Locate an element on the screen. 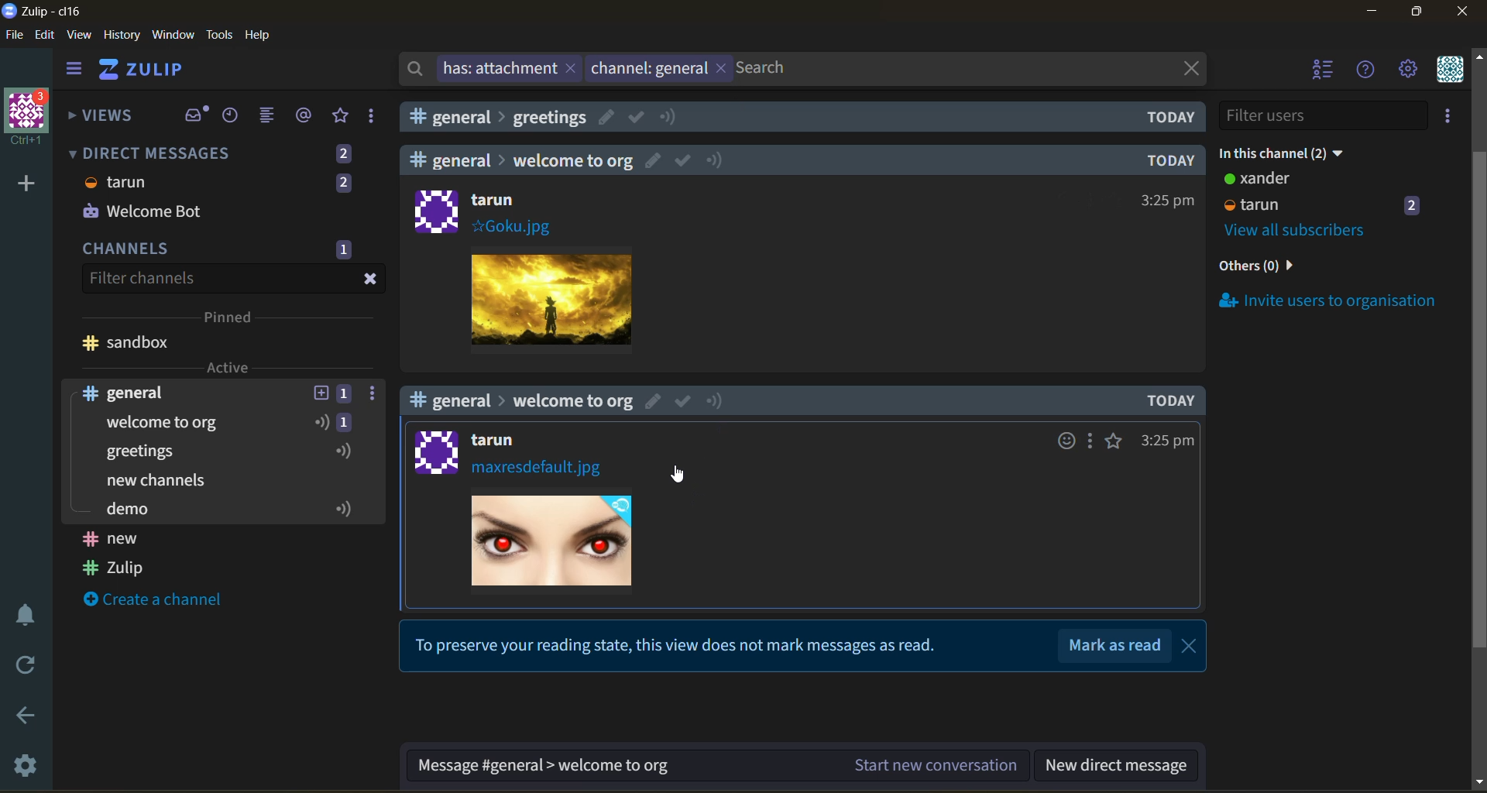 This screenshot has width=1487, height=793. more options is located at coordinates (1087, 439).